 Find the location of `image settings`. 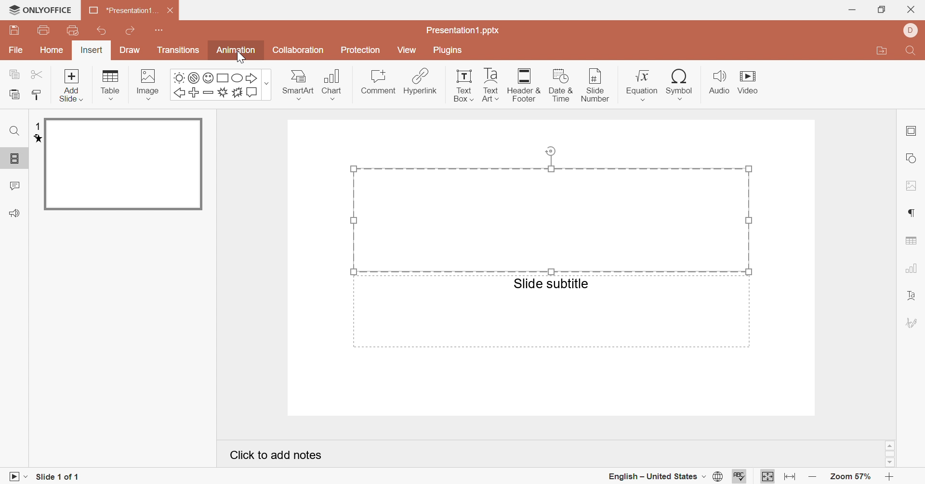

image settings is located at coordinates (912, 186).